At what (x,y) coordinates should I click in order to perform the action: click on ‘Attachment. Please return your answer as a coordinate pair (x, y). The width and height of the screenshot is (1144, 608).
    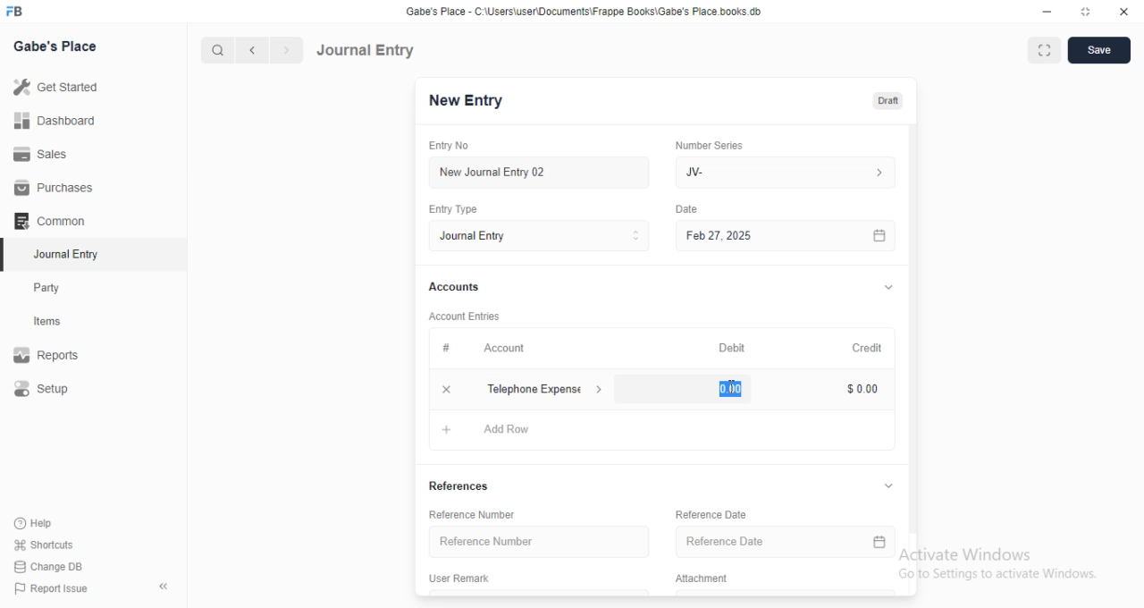
    Looking at the image, I should click on (700, 578).